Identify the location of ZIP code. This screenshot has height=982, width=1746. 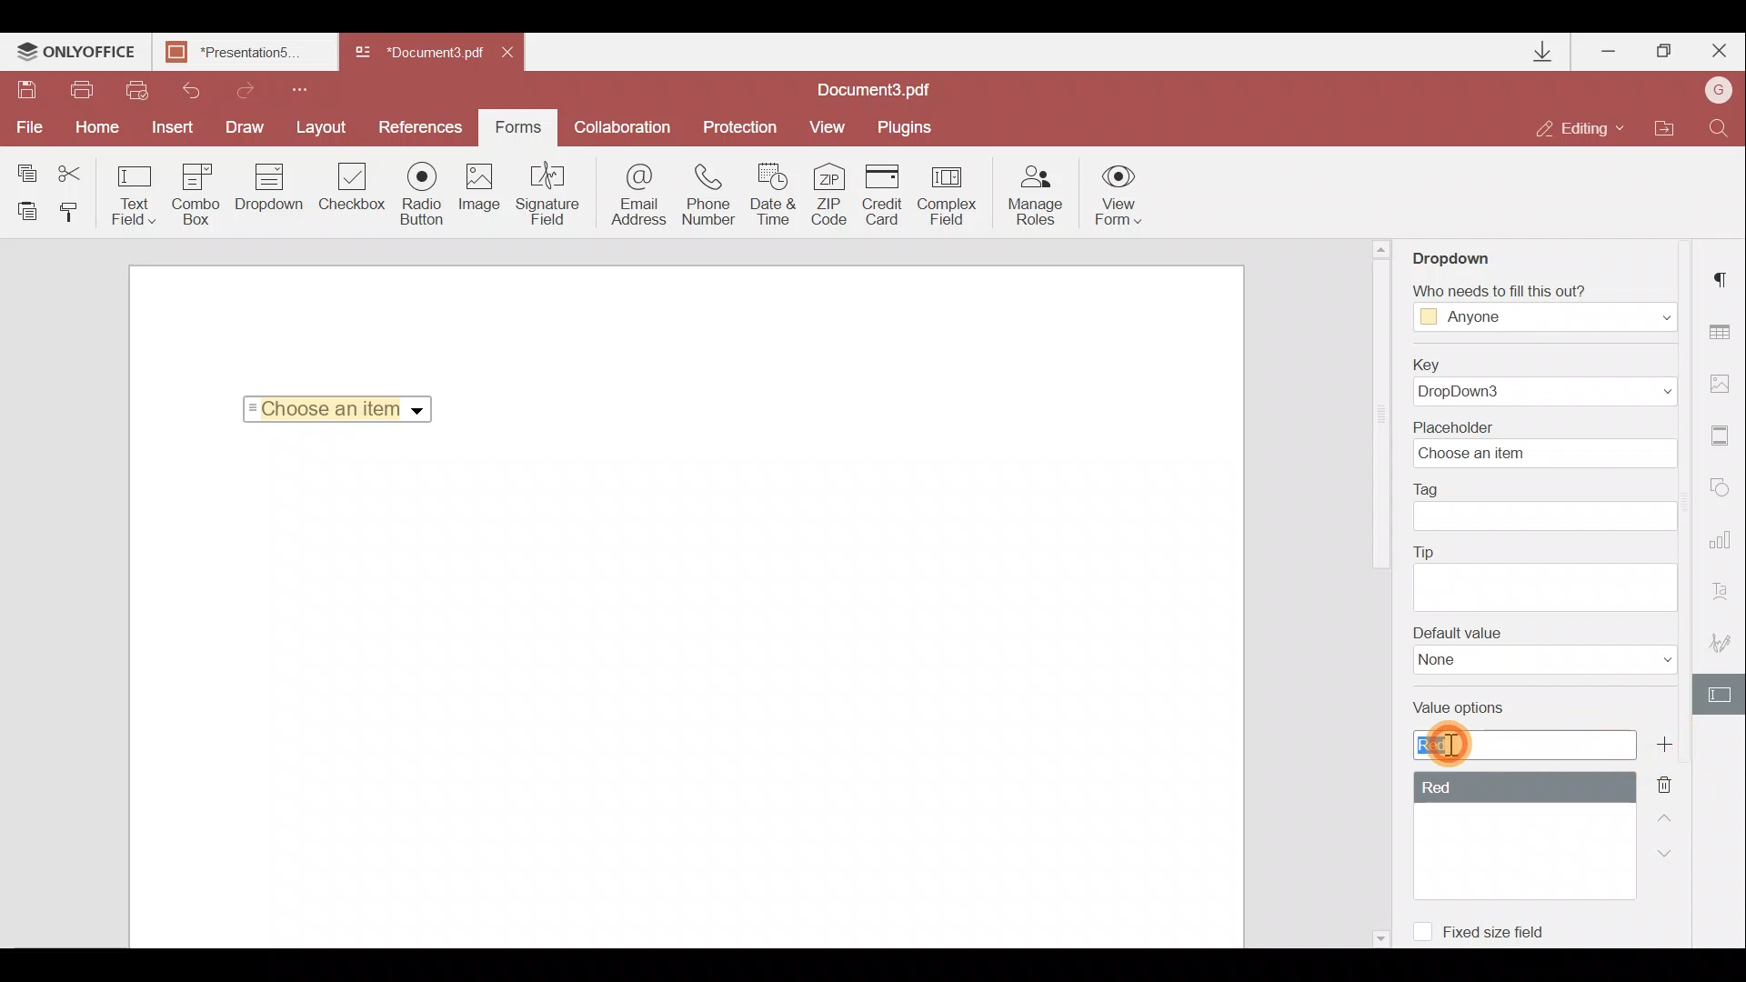
(833, 194).